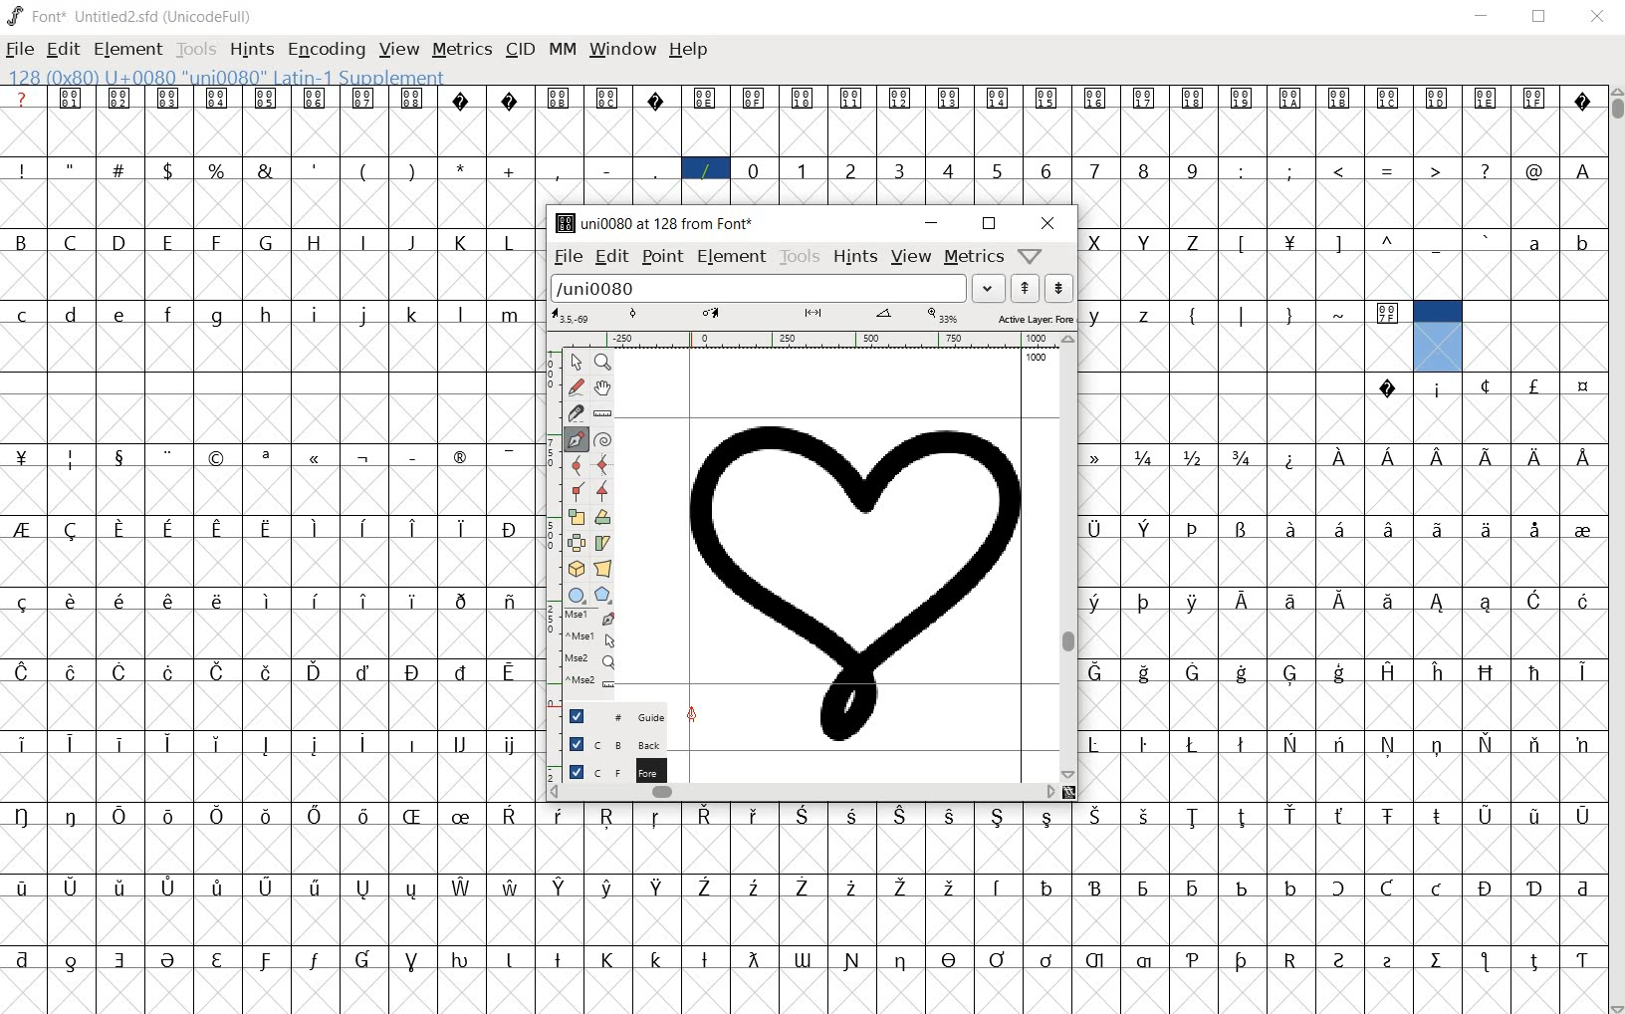 Image resolution: width=1625 pixels, height=1014 pixels. I want to click on glyph, so click(1193, 170).